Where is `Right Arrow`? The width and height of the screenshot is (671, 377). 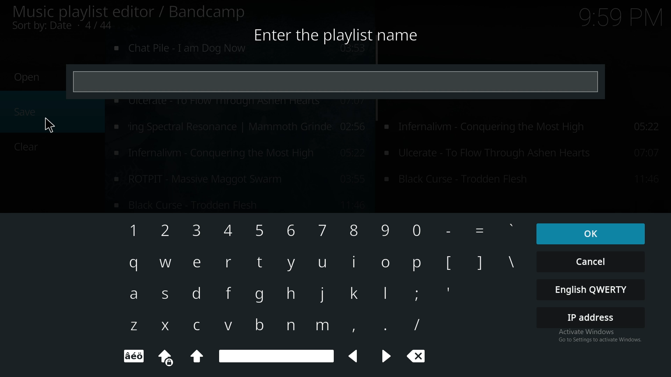
Right Arrow is located at coordinates (386, 357).